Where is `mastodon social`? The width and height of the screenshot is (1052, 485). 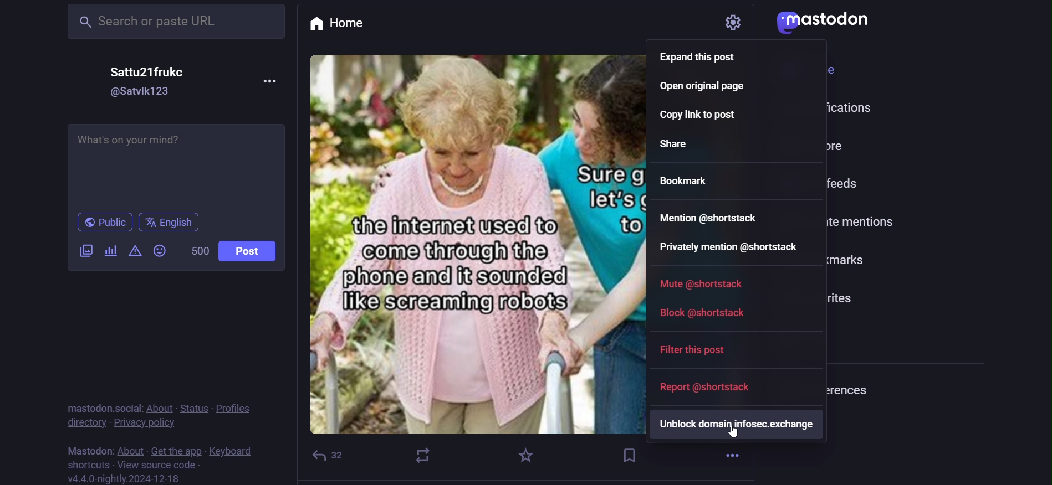
mastodon social is located at coordinates (100, 405).